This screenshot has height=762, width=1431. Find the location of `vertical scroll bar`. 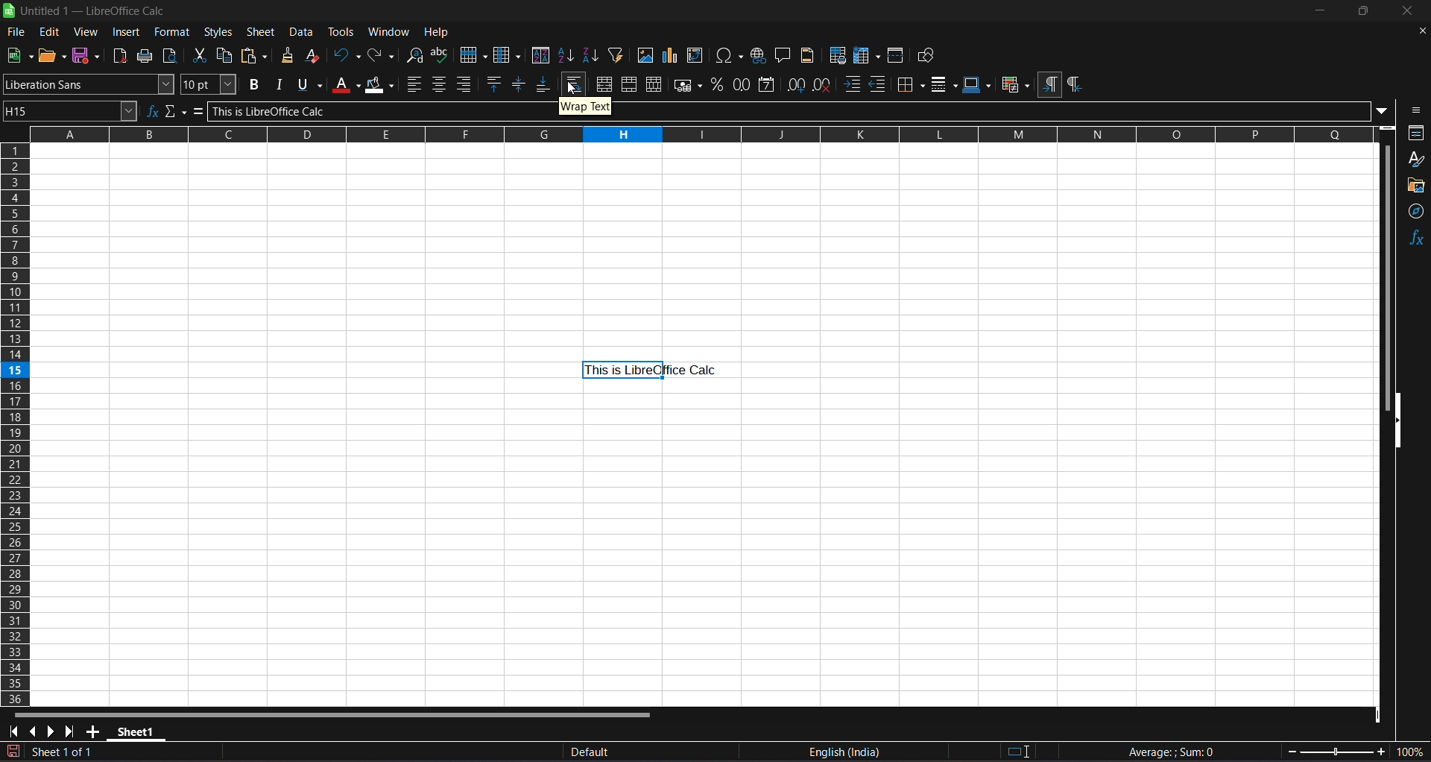

vertical scroll bar is located at coordinates (1387, 281).